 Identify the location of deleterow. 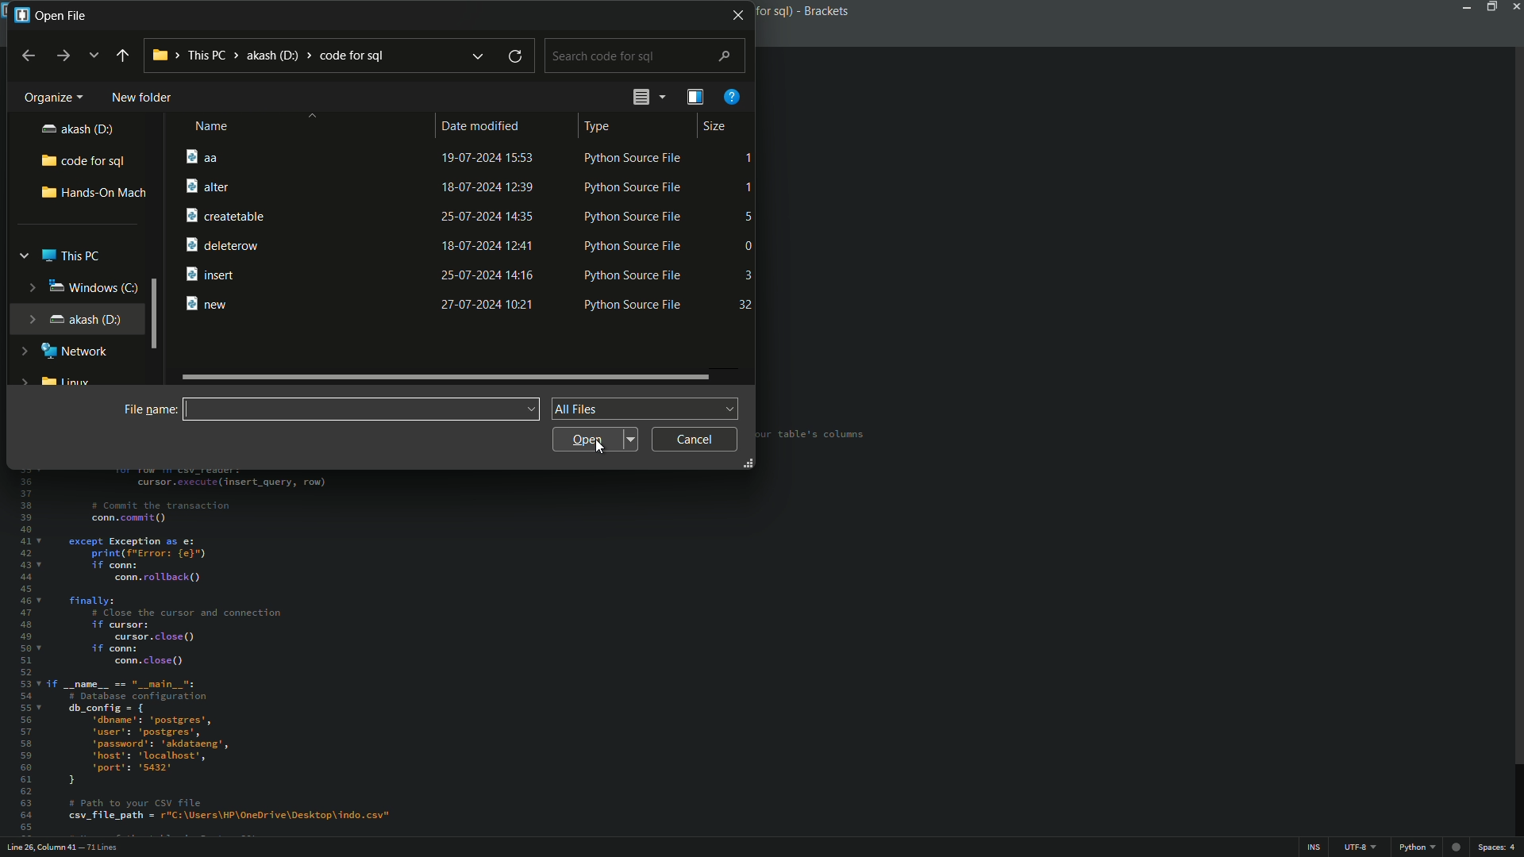
(227, 244).